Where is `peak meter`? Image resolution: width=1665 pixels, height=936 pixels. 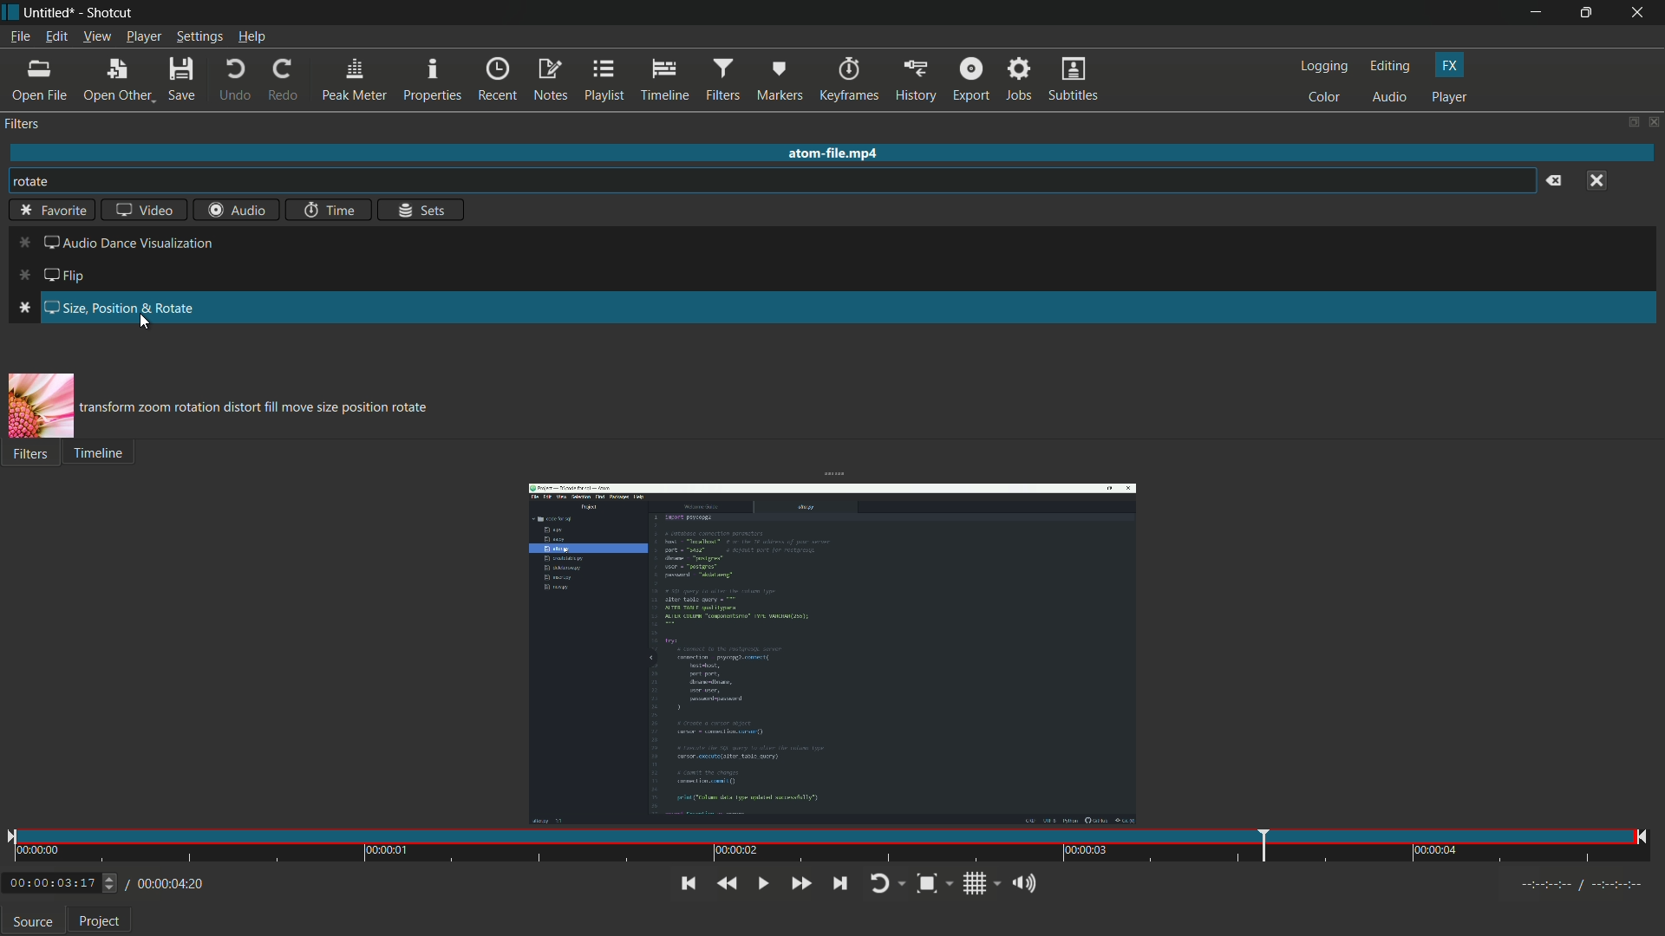 peak meter is located at coordinates (355, 81).